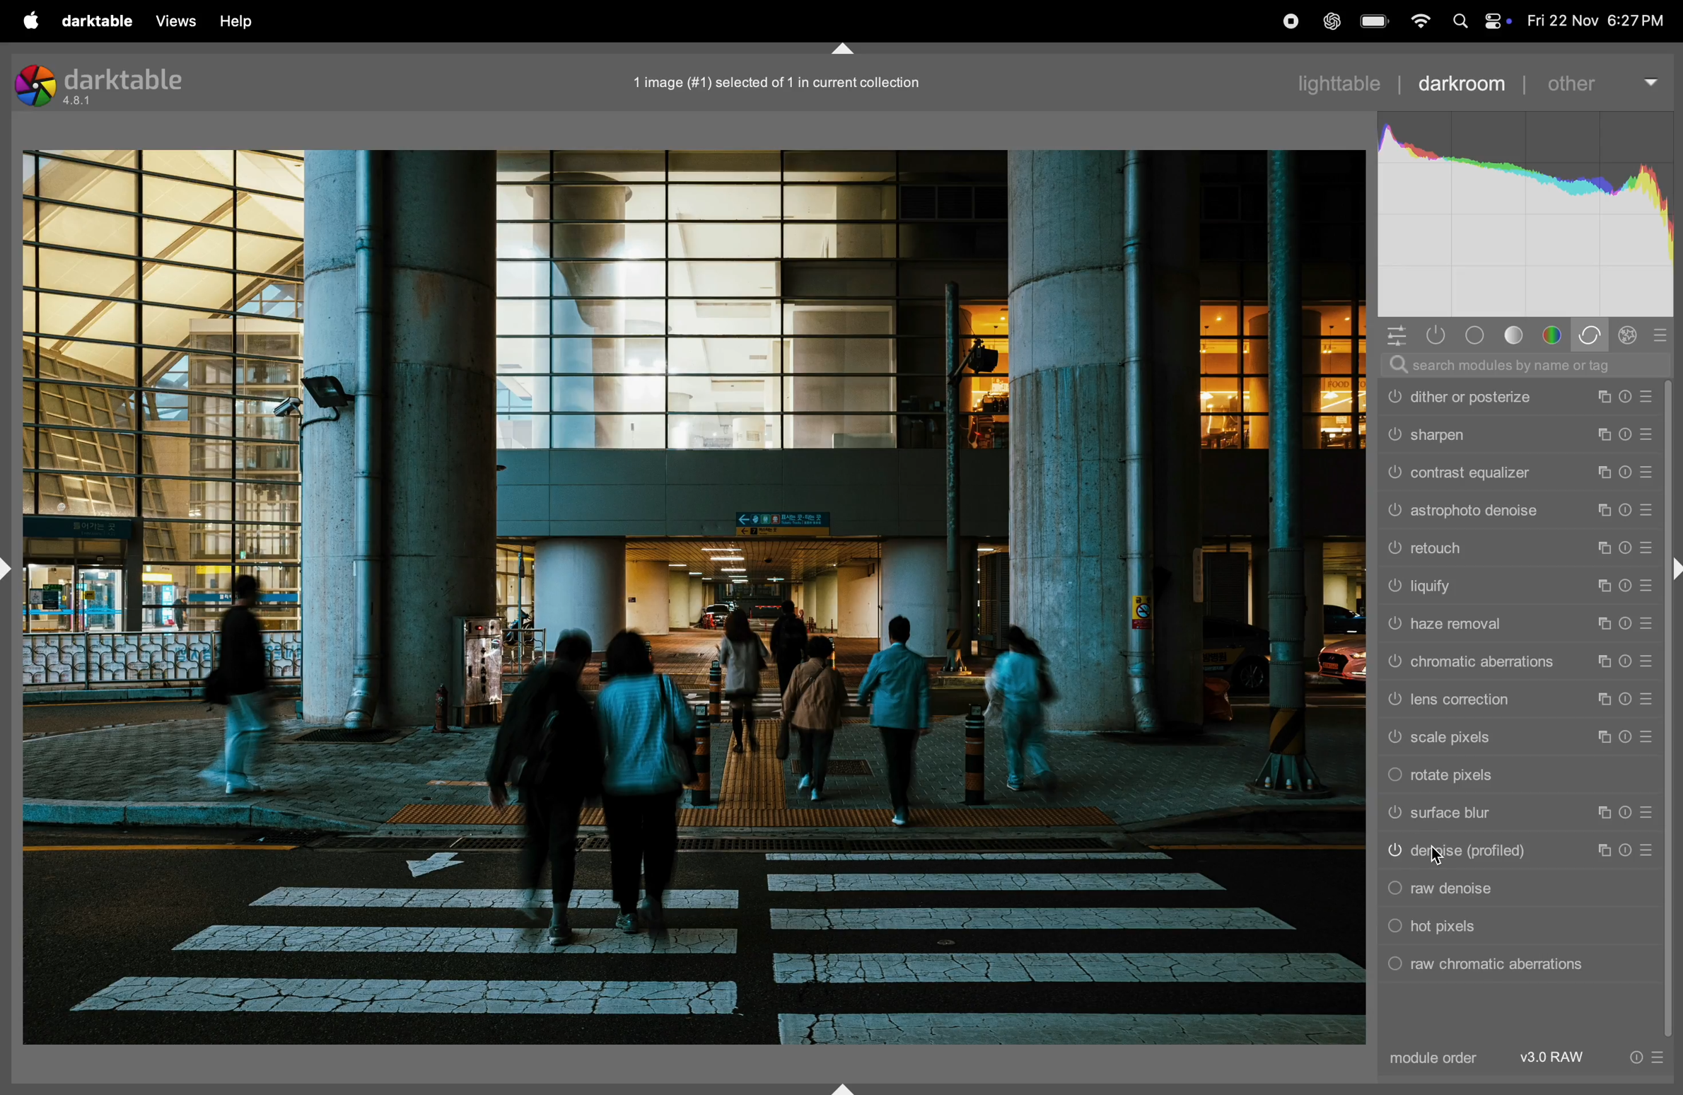 Image resolution: width=1683 pixels, height=1095 pixels. I want to click on chatgpt, so click(1333, 21).